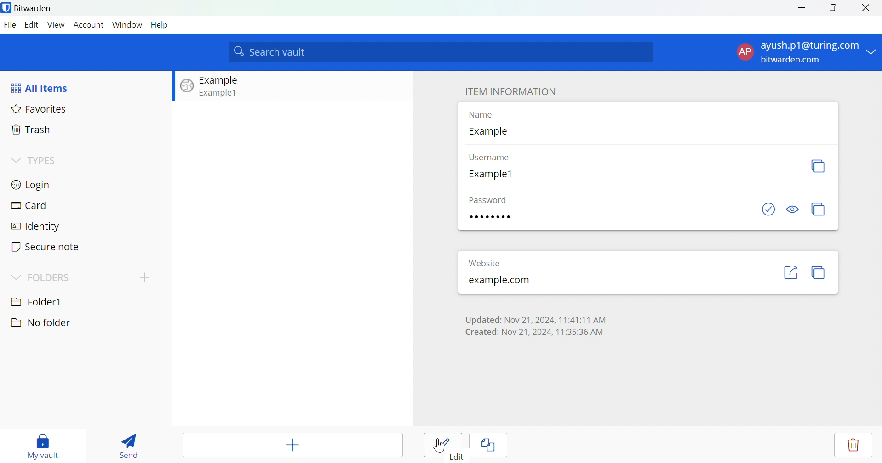 This screenshot has height=463, width=882. What do you see at coordinates (16, 277) in the screenshot?
I see `Drop Down` at bounding box center [16, 277].